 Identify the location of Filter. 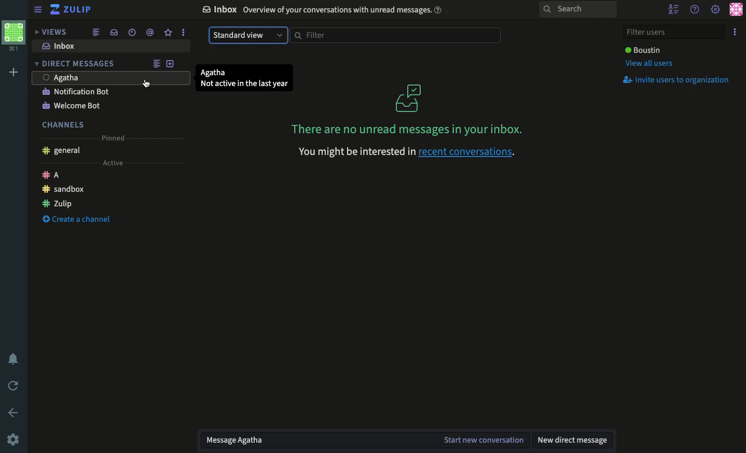
(396, 36).